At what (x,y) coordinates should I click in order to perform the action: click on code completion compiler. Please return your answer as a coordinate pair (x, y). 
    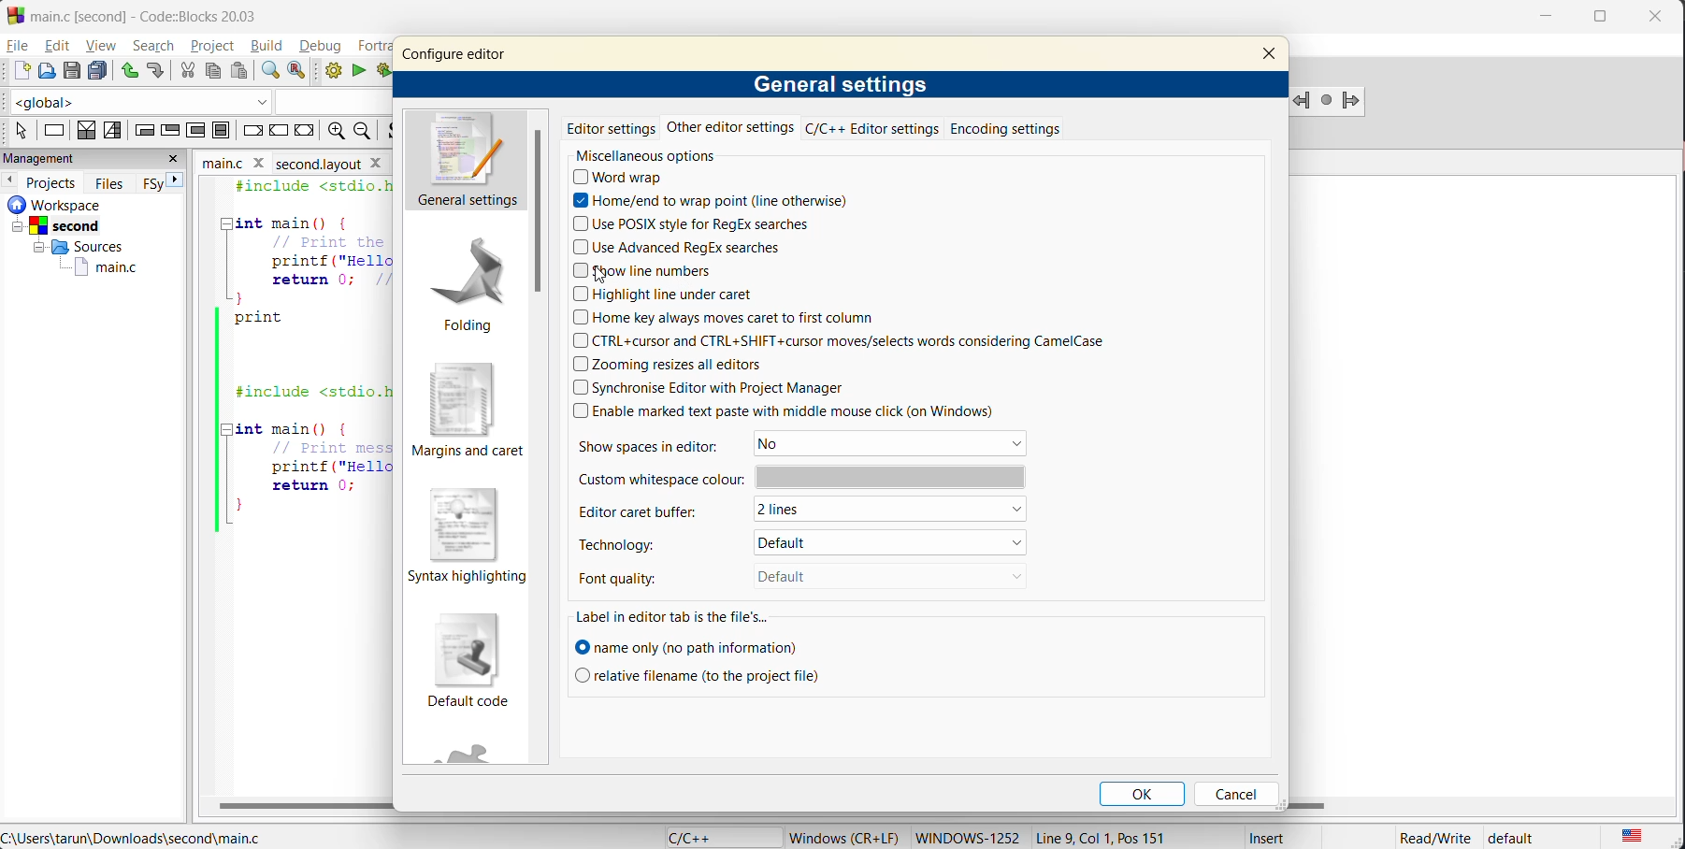
    Looking at the image, I should click on (187, 99).